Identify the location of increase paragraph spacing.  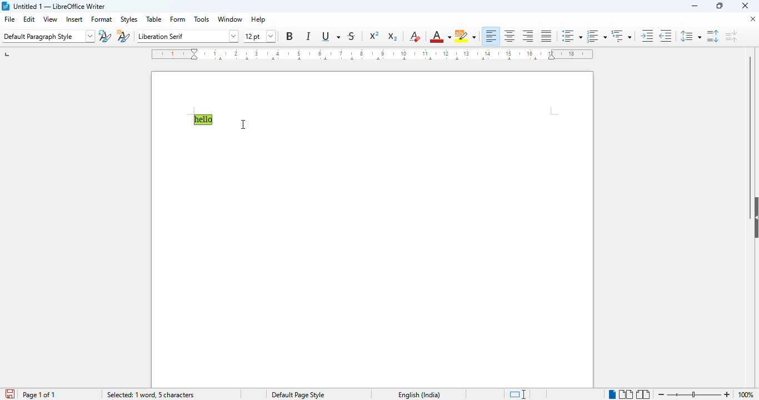
(712, 36).